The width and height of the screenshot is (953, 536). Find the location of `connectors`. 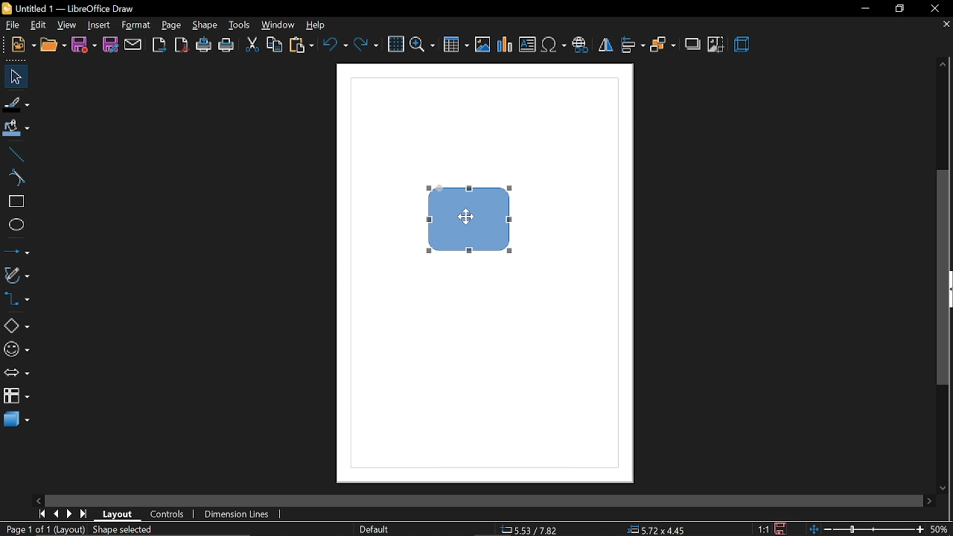

connectors is located at coordinates (16, 300).